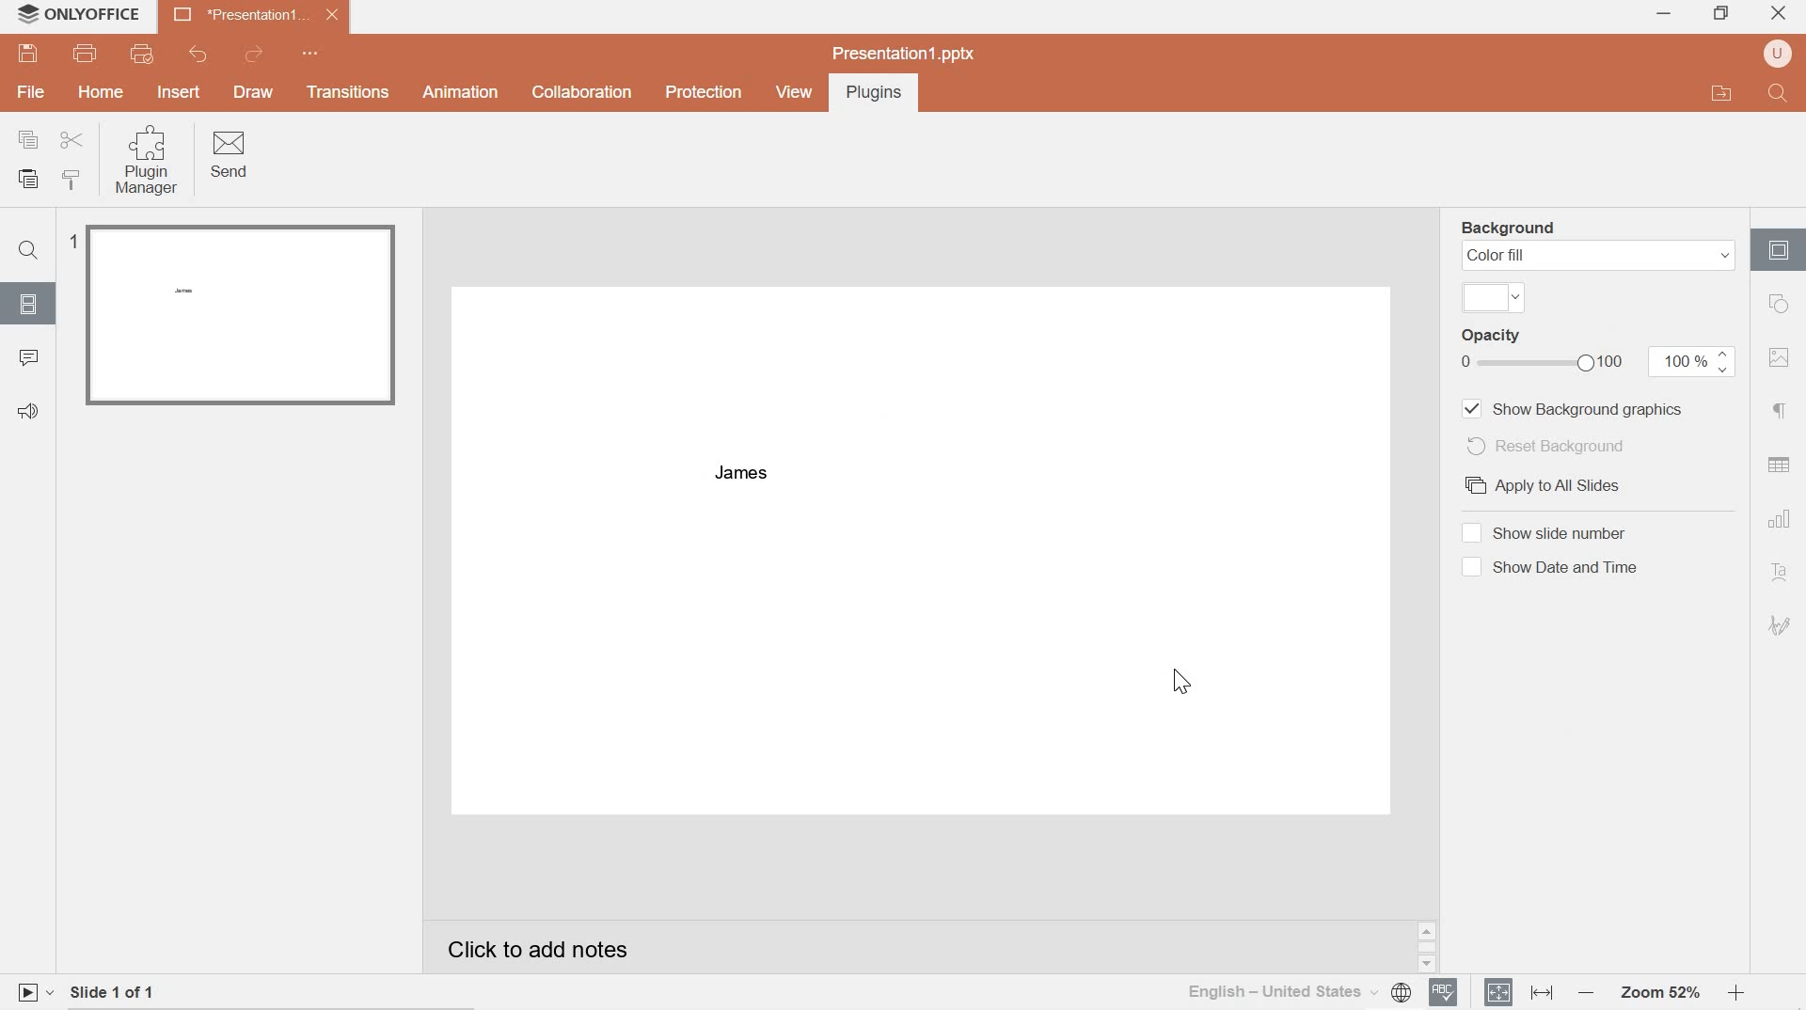 The height and width of the screenshot is (1010, 1806). What do you see at coordinates (101, 14) in the screenshot?
I see `system name` at bounding box center [101, 14].